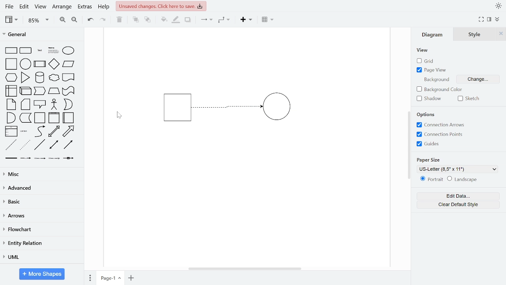 Image resolution: width=506 pixels, height=285 pixels. What do you see at coordinates (55, 159) in the screenshot?
I see `connector with 3 labels` at bounding box center [55, 159].